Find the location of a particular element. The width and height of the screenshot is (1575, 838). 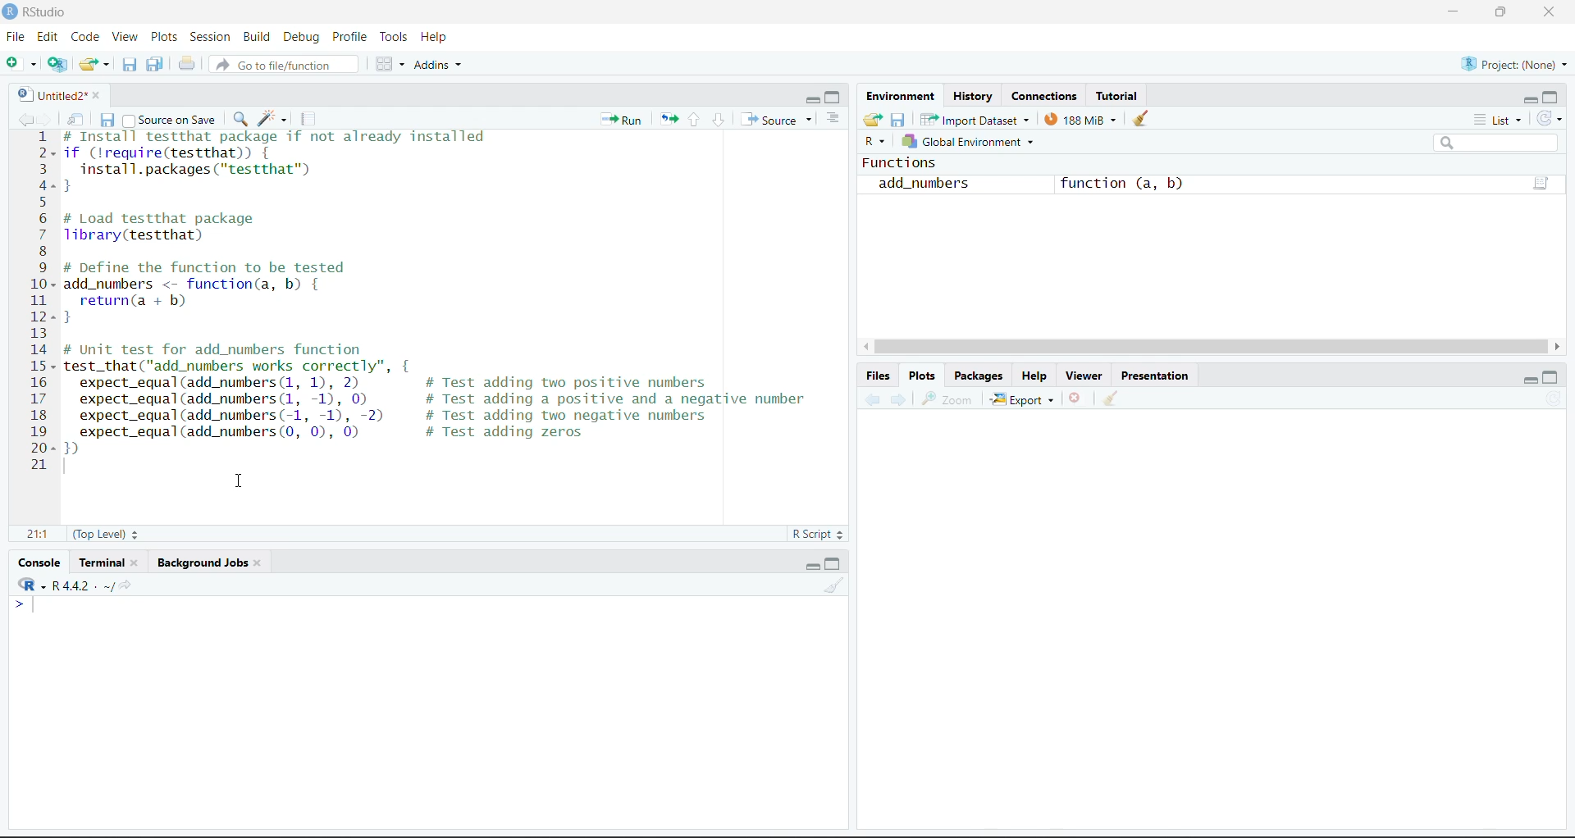

Global environment is located at coordinates (971, 141).